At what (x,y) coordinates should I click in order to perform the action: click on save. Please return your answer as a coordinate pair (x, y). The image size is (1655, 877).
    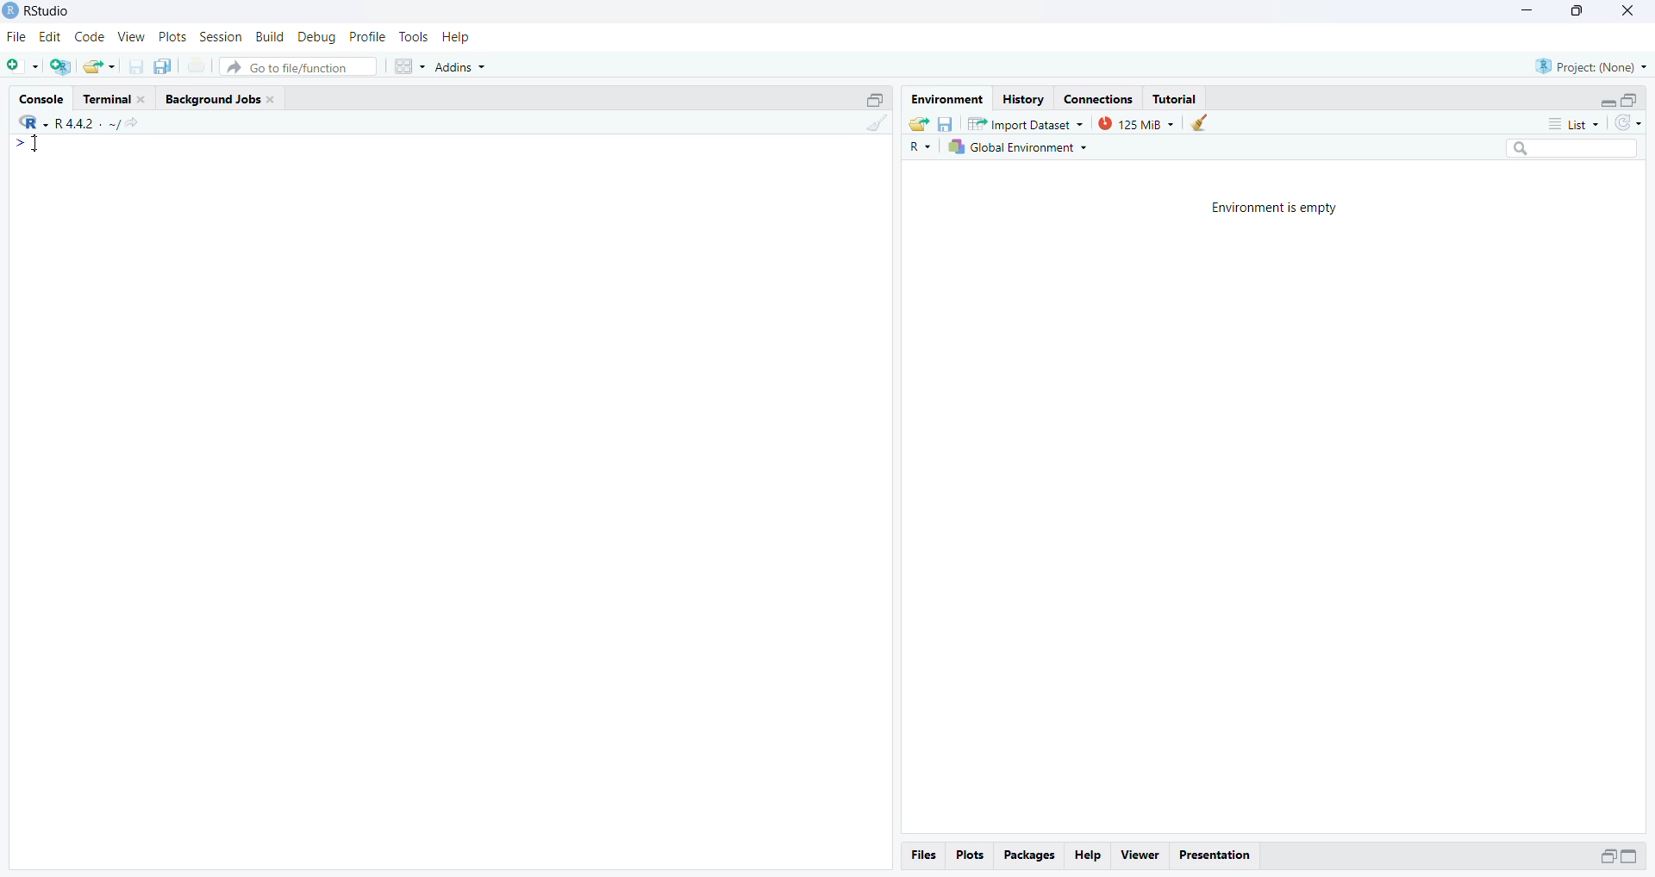
    Looking at the image, I should click on (944, 122).